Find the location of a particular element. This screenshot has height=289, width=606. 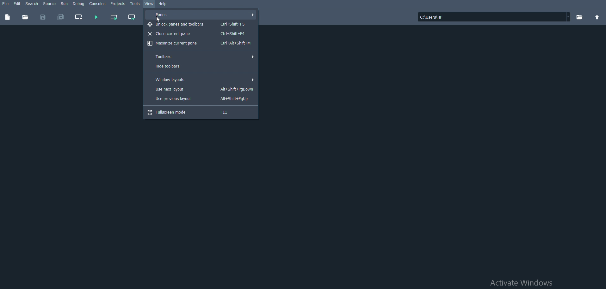

Browse a working directory is located at coordinates (580, 17).